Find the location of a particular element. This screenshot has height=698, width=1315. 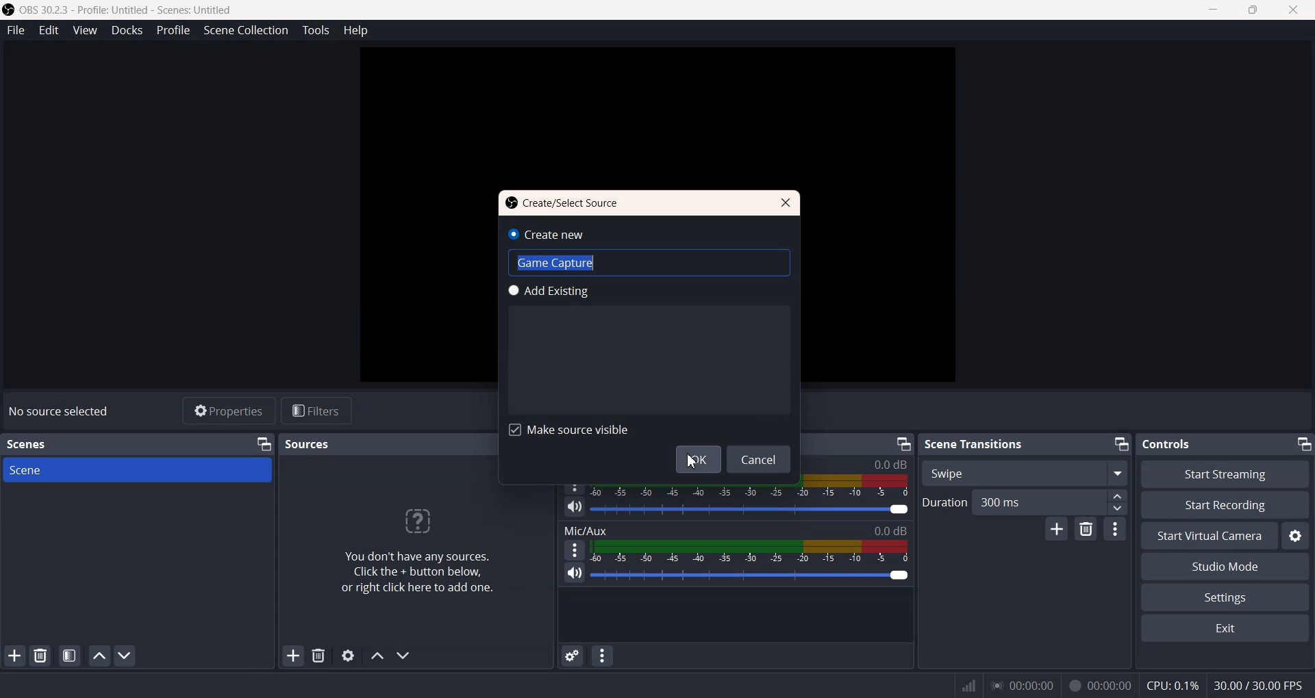

Text is located at coordinates (565, 202).